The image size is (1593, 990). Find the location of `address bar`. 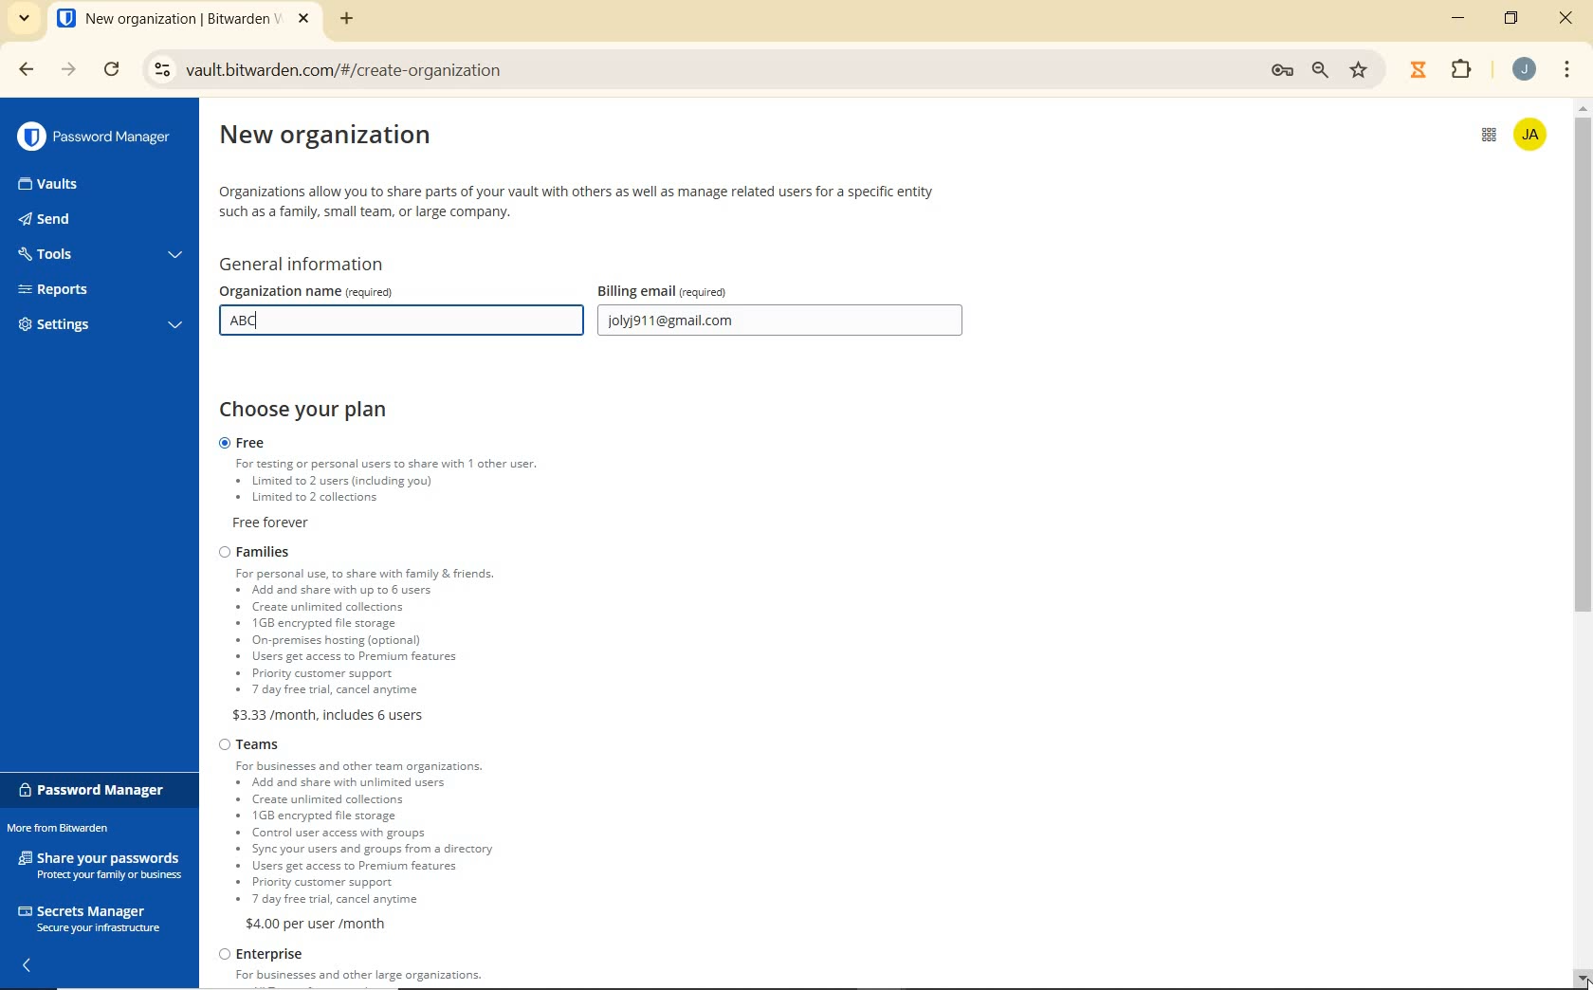

address bar is located at coordinates (698, 72).